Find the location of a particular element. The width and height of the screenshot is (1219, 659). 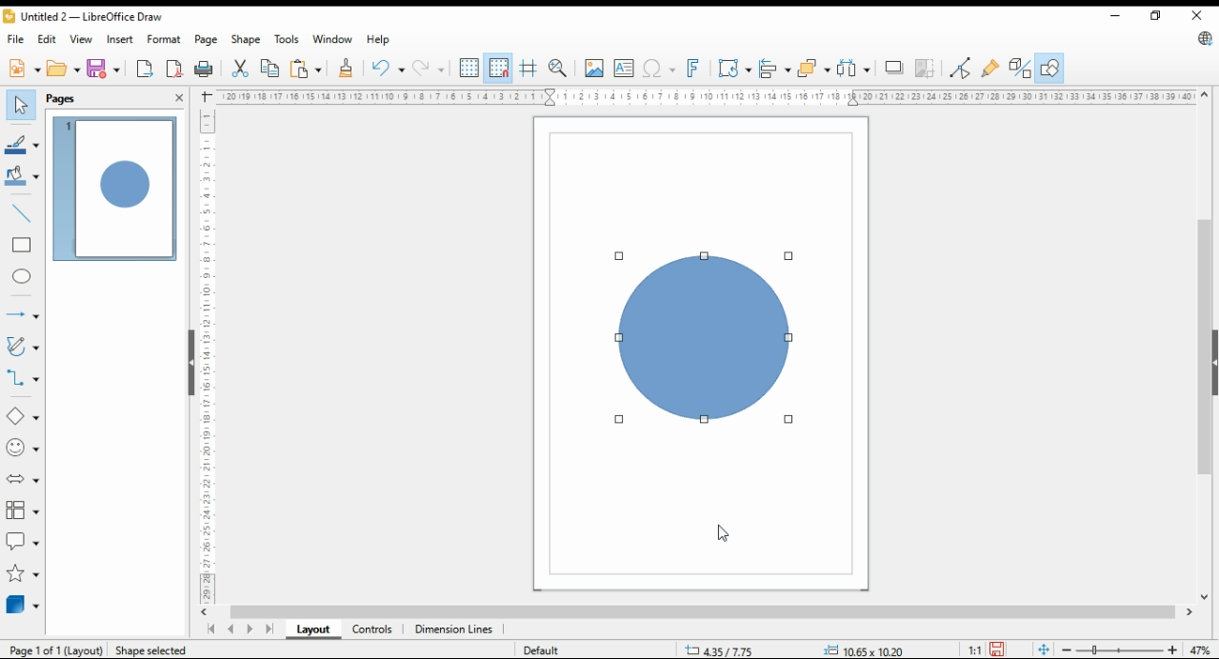

show gluepoint functions is located at coordinates (993, 67).